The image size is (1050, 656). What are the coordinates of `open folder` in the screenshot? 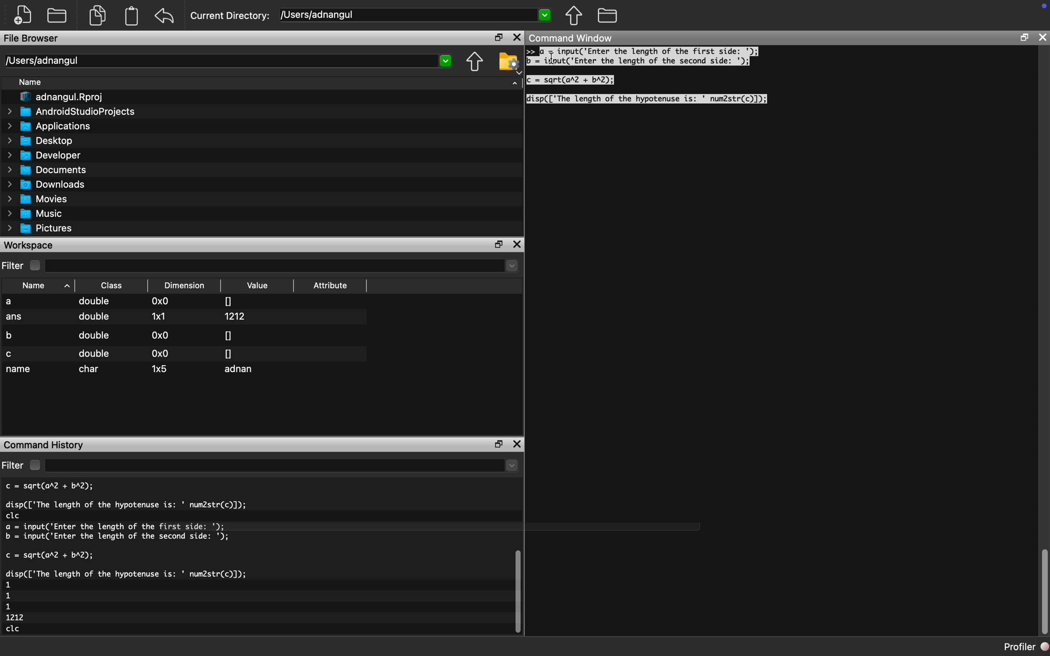 It's located at (58, 14).